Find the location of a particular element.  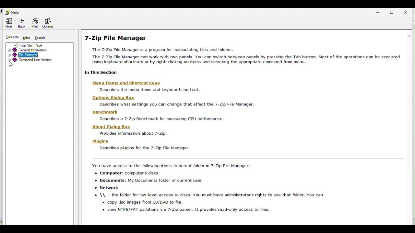

Provides information about 7-Zip. is located at coordinates (132, 134).